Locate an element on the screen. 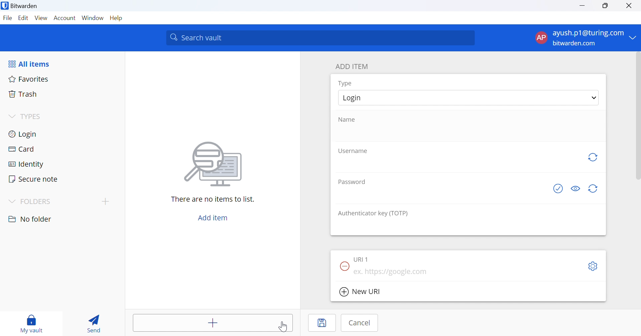 Image resolution: width=641 pixels, height=336 pixels. Cursor is located at coordinates (285, 328).